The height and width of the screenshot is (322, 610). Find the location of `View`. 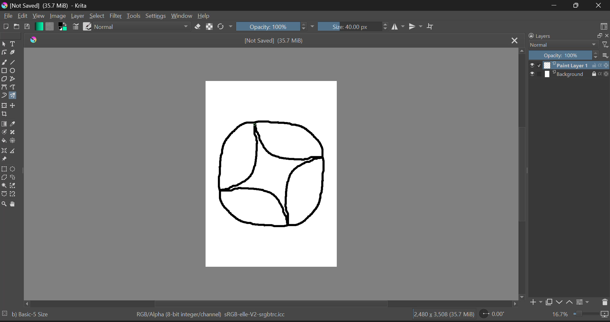

View is located at coordinates (38, 16).